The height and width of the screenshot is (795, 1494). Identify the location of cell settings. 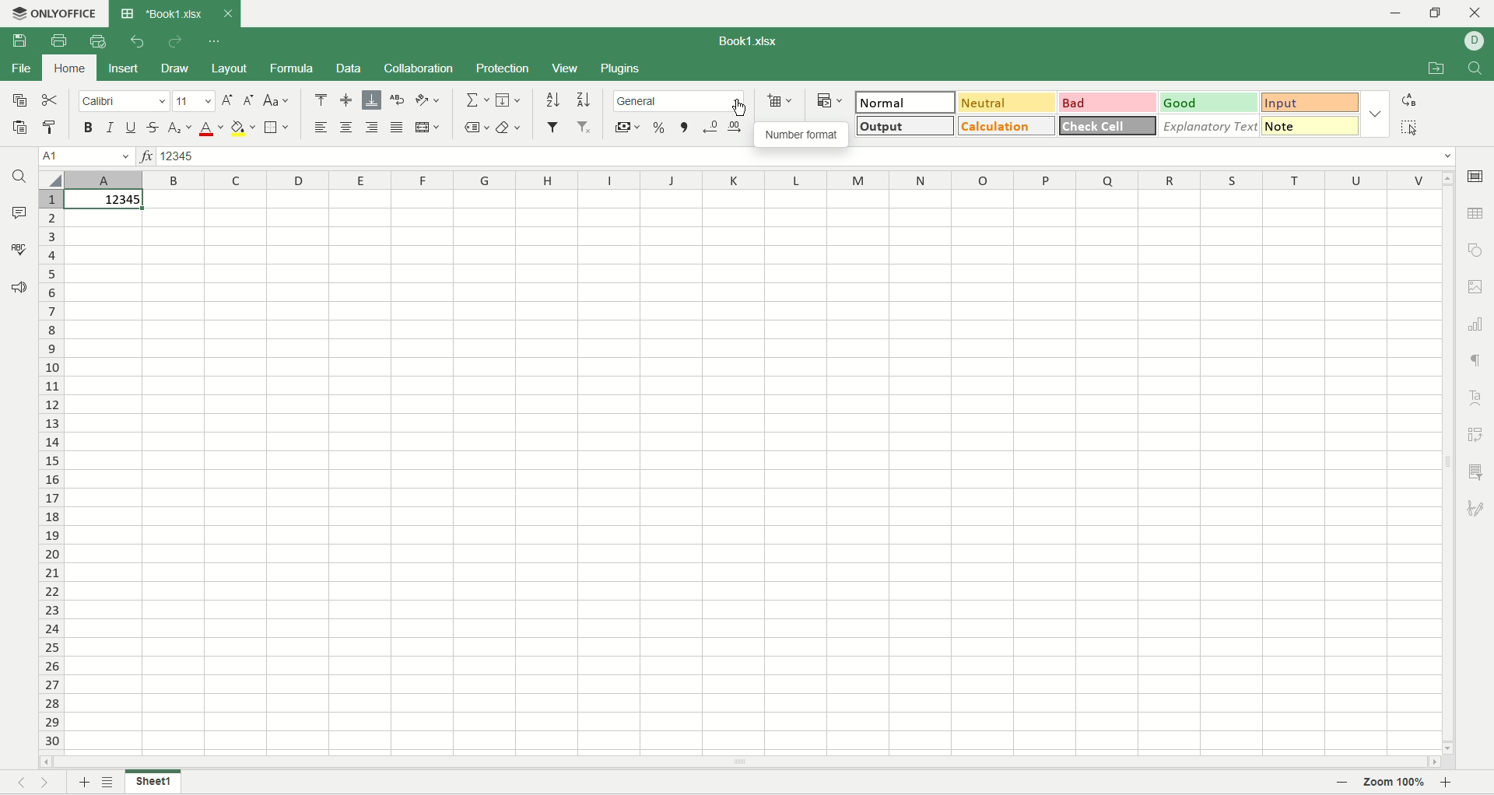
(1475, 179).